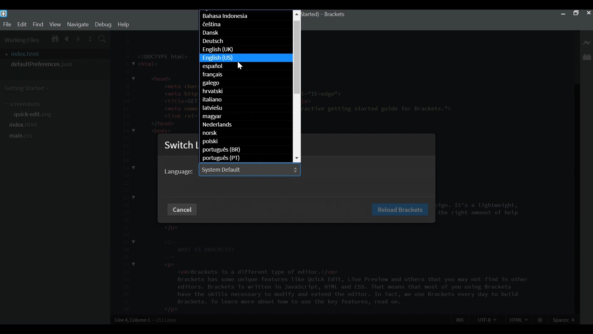  I want to click on line number, so click(125, 172).